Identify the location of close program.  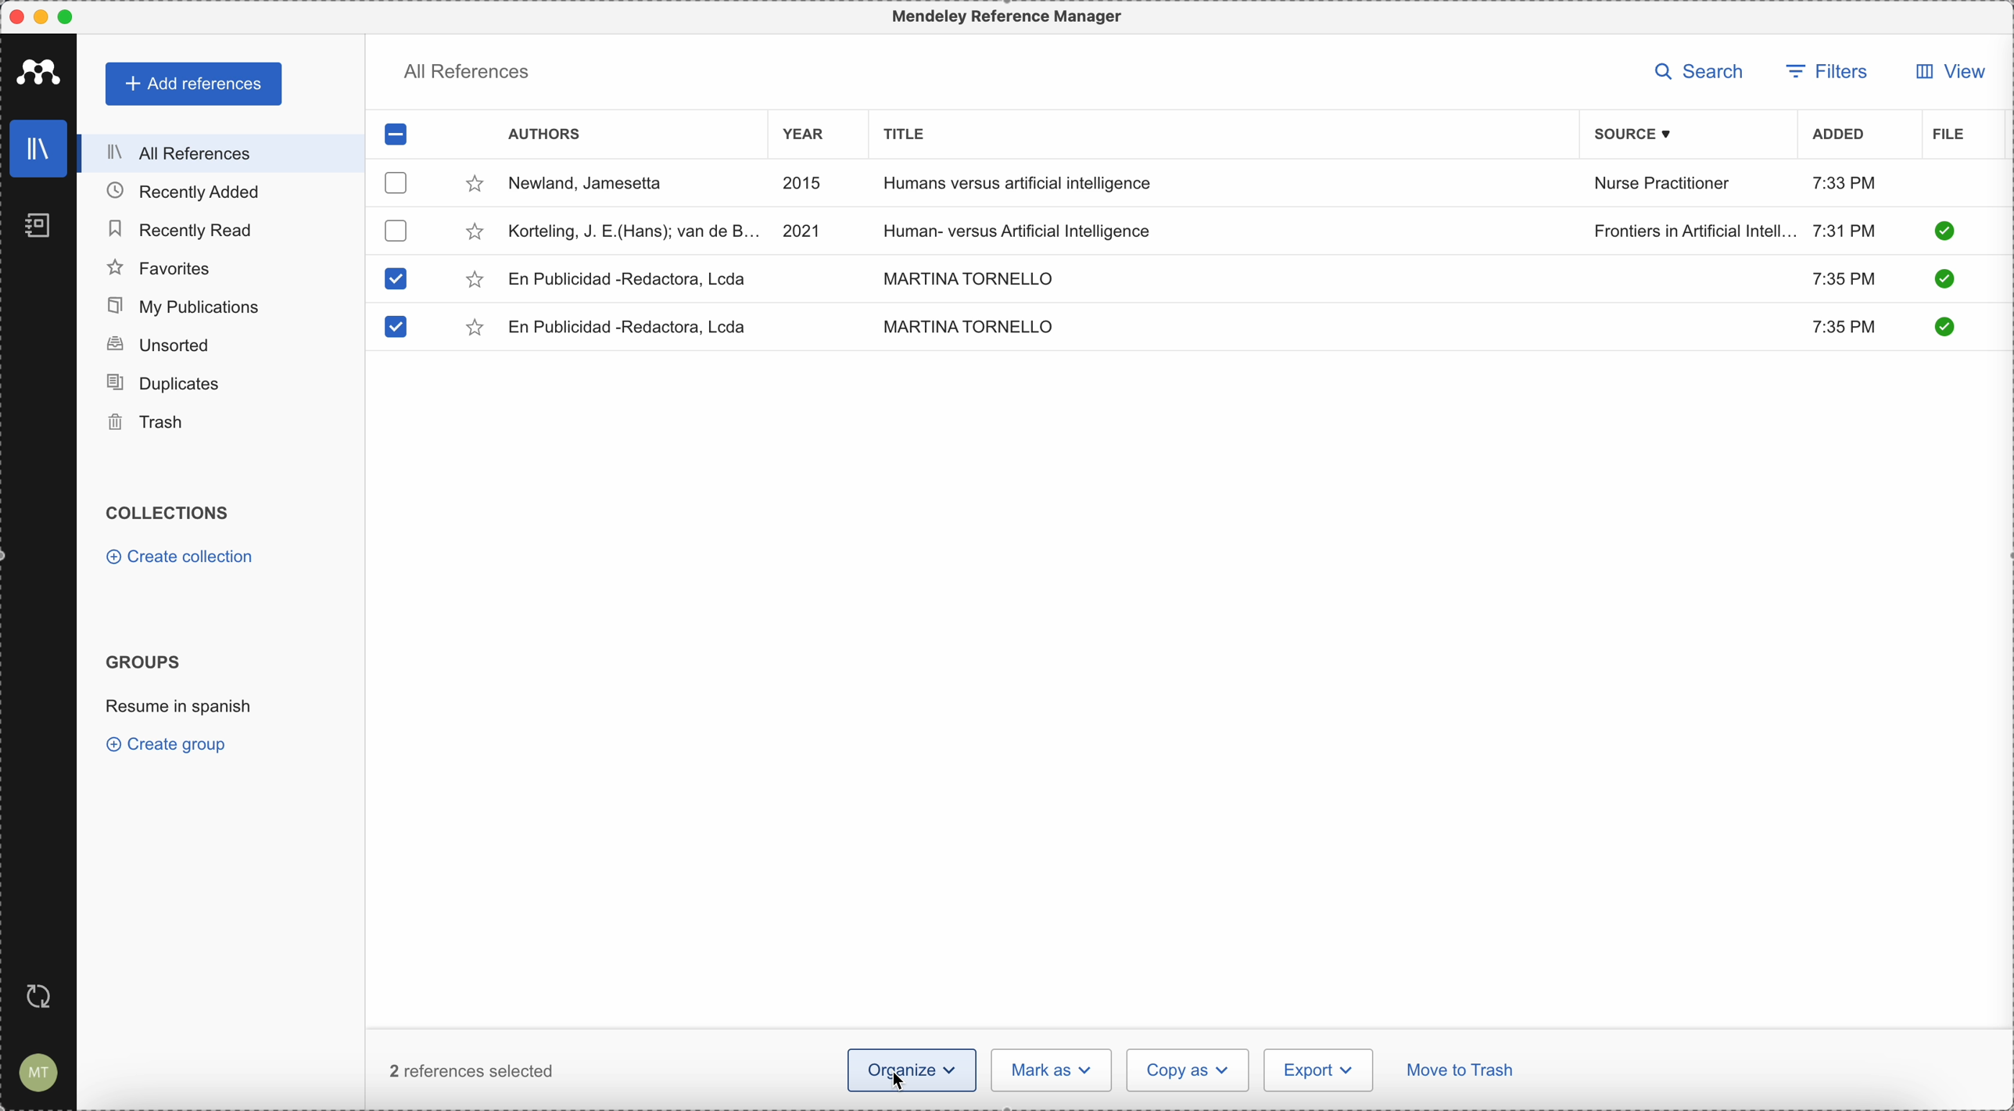
(16, 17).